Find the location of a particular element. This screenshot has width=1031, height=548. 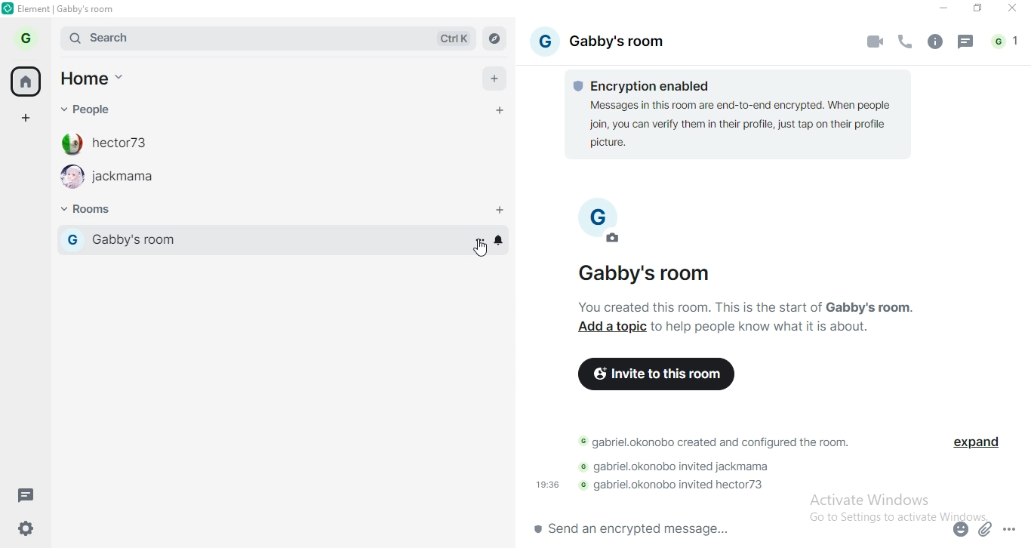

cursor is located at coordinates (481, 249).